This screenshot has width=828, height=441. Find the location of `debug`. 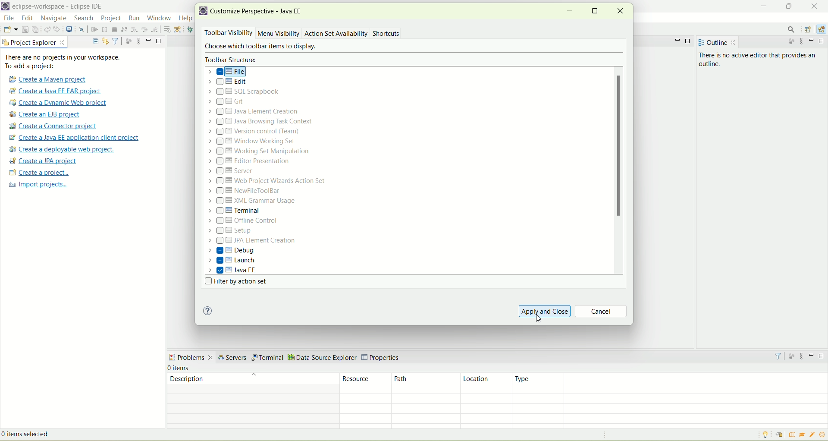

debug is located at coordinates (192, 30).